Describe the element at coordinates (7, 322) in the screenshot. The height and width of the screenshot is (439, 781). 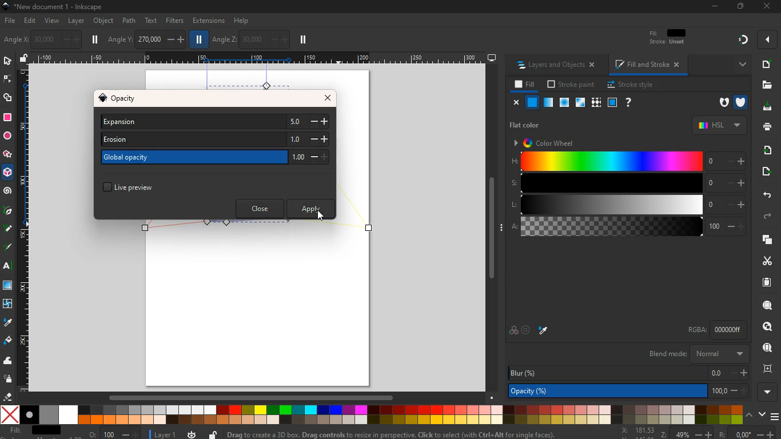
I see `drop` at that location.